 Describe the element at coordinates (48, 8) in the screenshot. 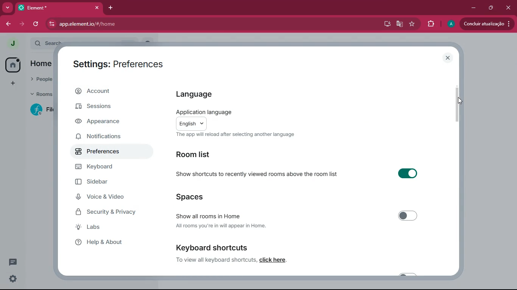

I see `tab` at that location.